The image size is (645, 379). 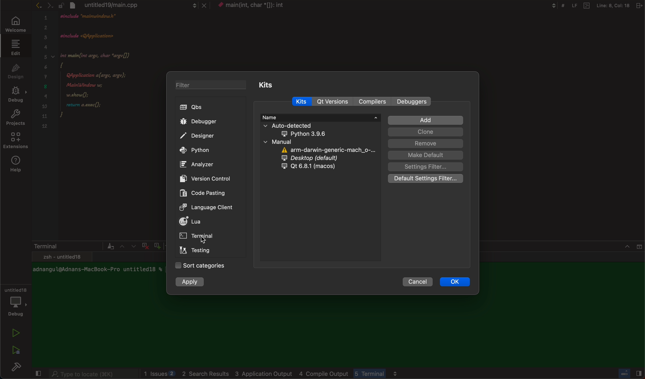 I want to click on file information, so click(x=593, y=5).